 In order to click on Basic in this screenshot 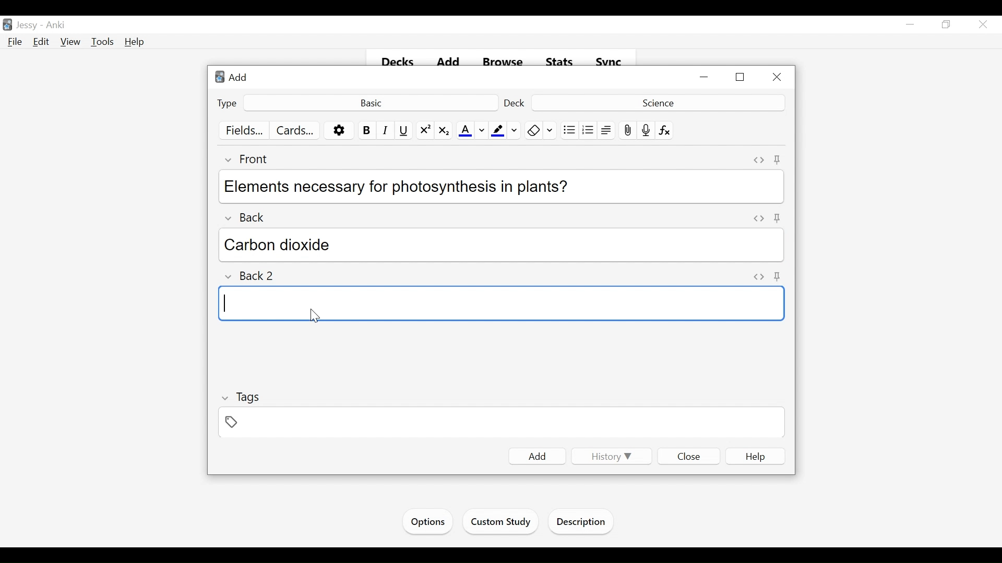, I will do `click(370, 102)`.